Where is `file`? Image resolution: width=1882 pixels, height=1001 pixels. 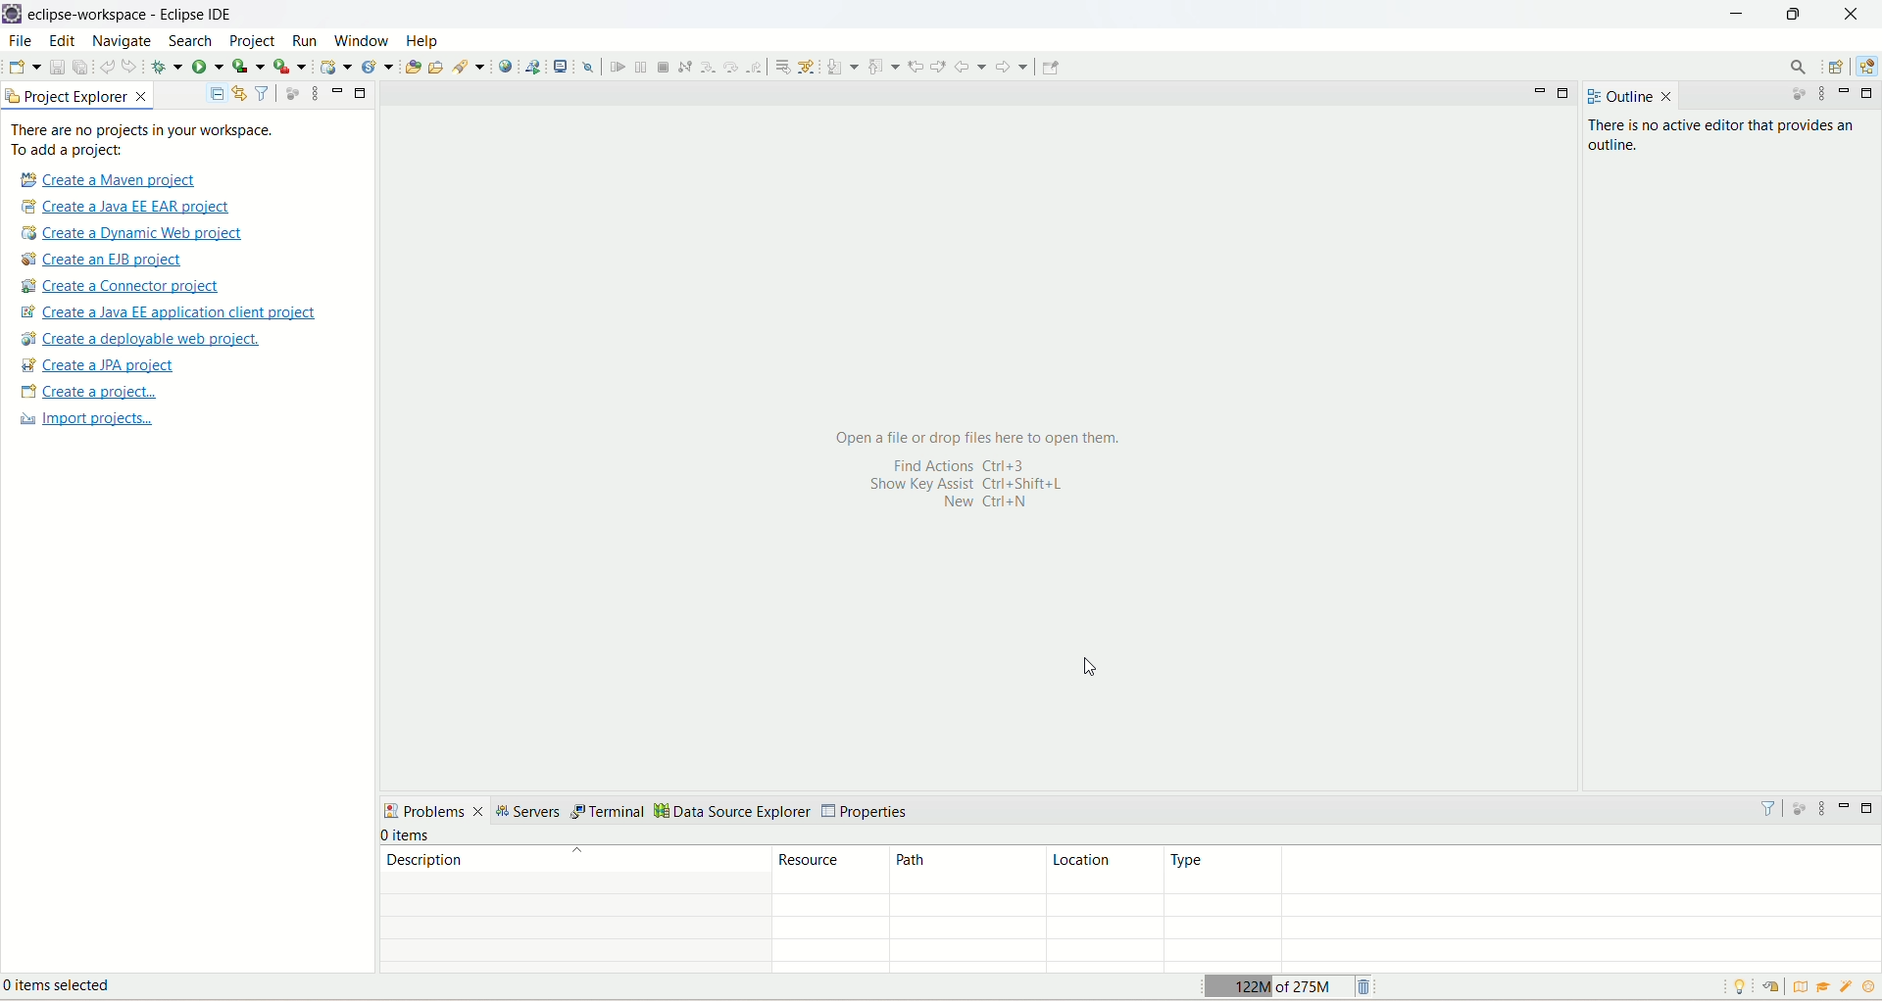 file is located at coordinates (20, 40).